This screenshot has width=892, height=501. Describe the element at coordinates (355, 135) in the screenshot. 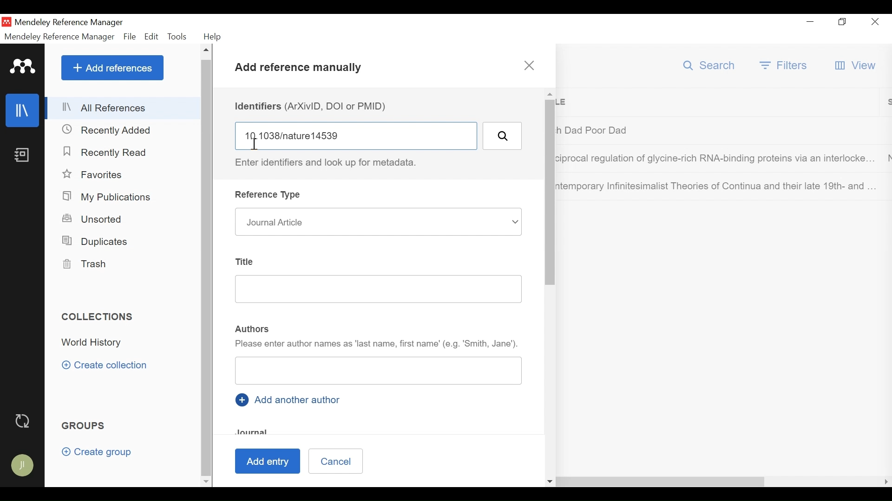

I see `Identifiers (DOI ArXivID or PMID) Field` at that location.